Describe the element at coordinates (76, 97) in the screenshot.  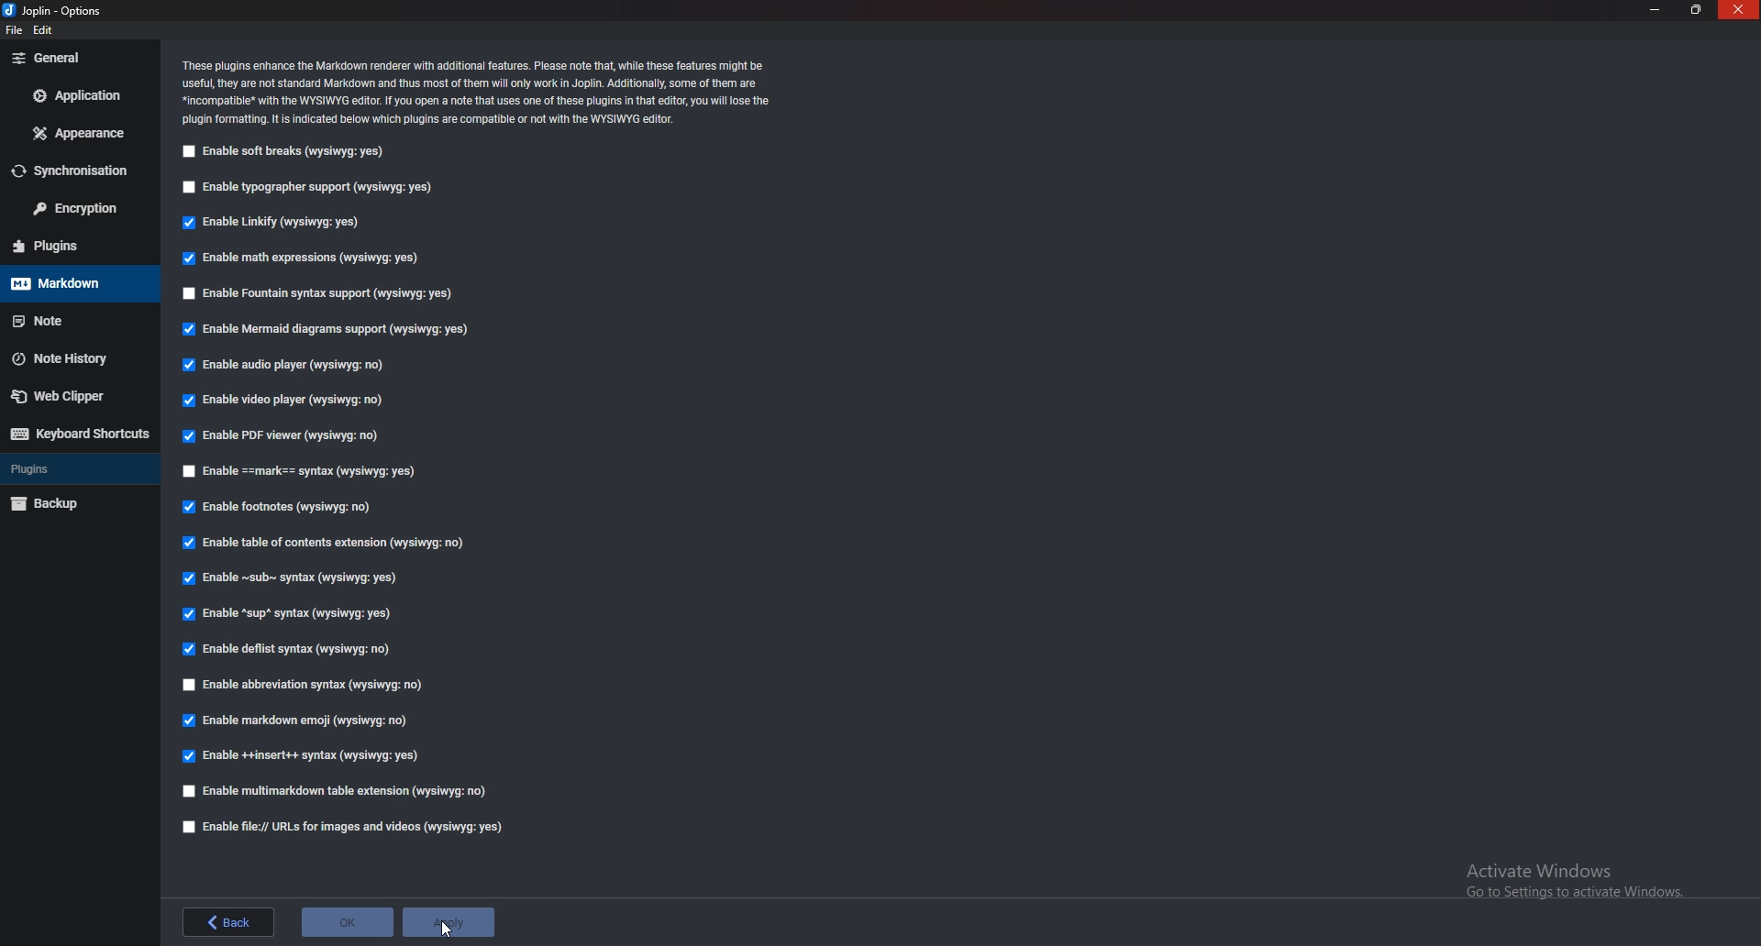
I see `Application` at that location.